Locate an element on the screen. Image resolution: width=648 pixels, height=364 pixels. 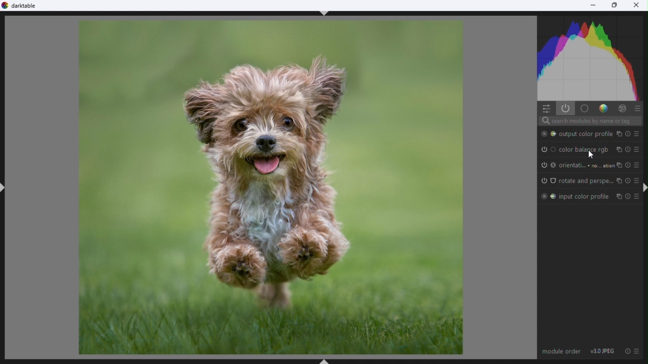
Close close is located at coordinates (638, 5).